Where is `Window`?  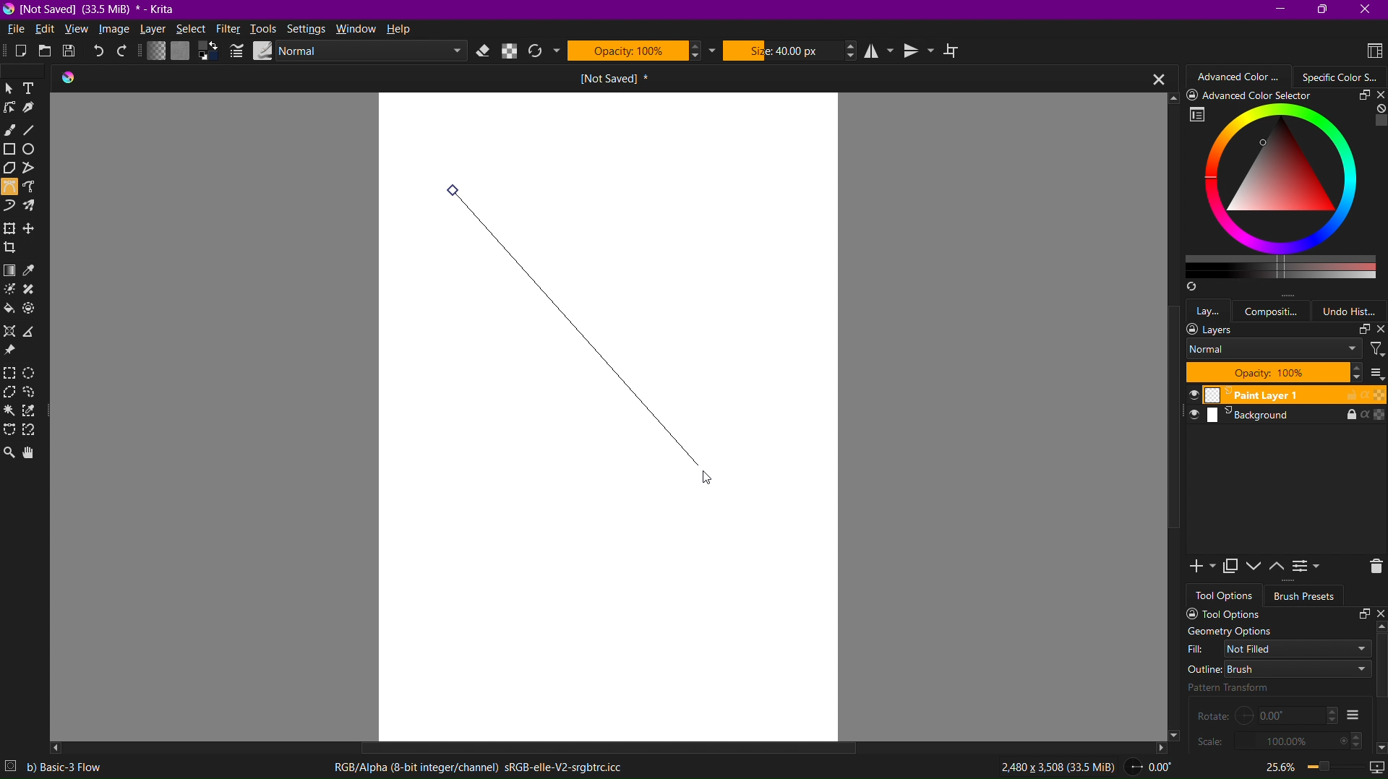 Window is located at coordinates (359, 29).